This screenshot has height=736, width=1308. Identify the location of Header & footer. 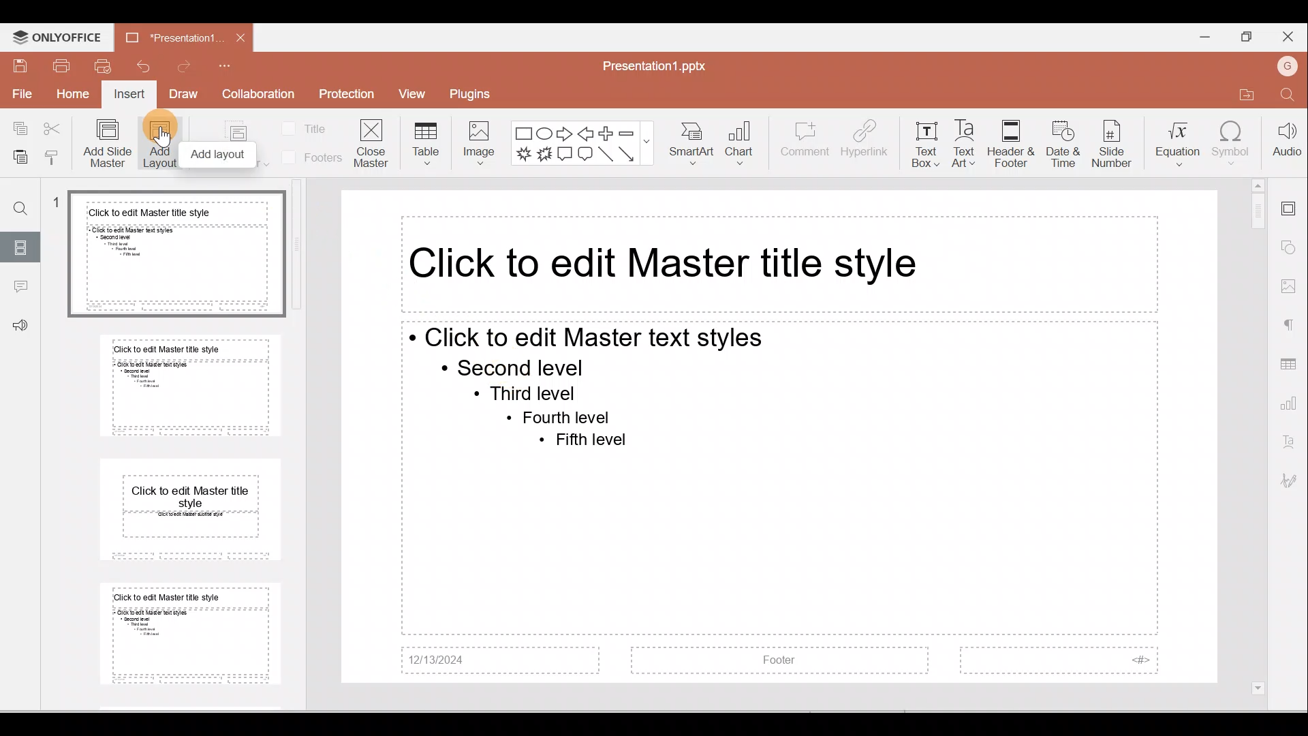
(1010, 143).